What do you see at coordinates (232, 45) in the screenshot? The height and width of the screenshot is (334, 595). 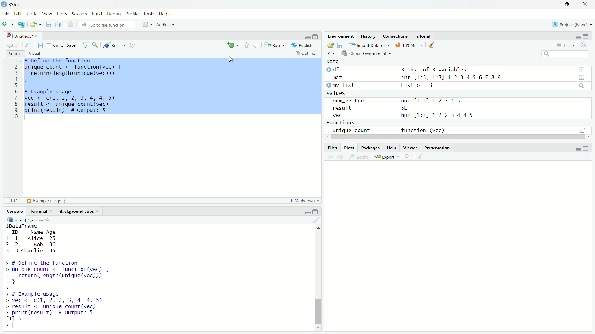 I see `insert new code chunk` at bounding box center [232, 45].